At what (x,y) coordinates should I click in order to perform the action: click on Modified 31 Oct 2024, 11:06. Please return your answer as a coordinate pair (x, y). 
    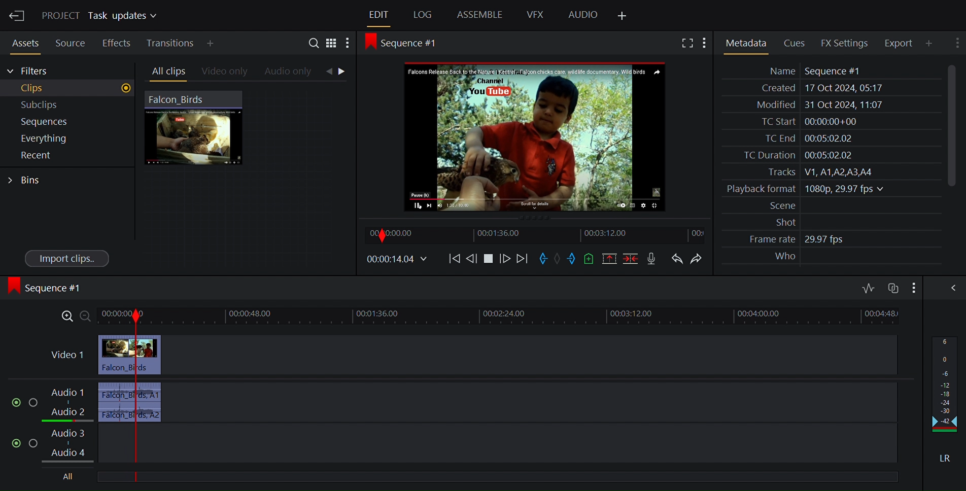
    Looking at the image, I should click on (814, 105).